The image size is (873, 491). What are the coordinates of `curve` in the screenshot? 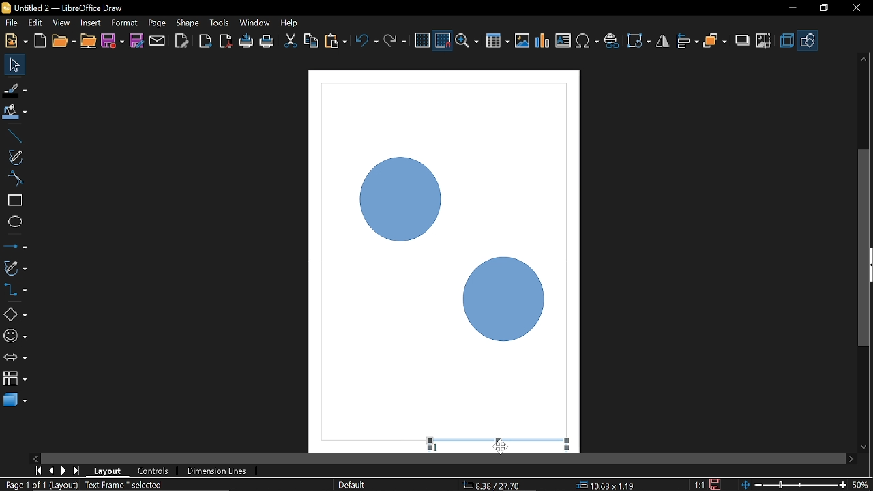 It's located at (14, 179).